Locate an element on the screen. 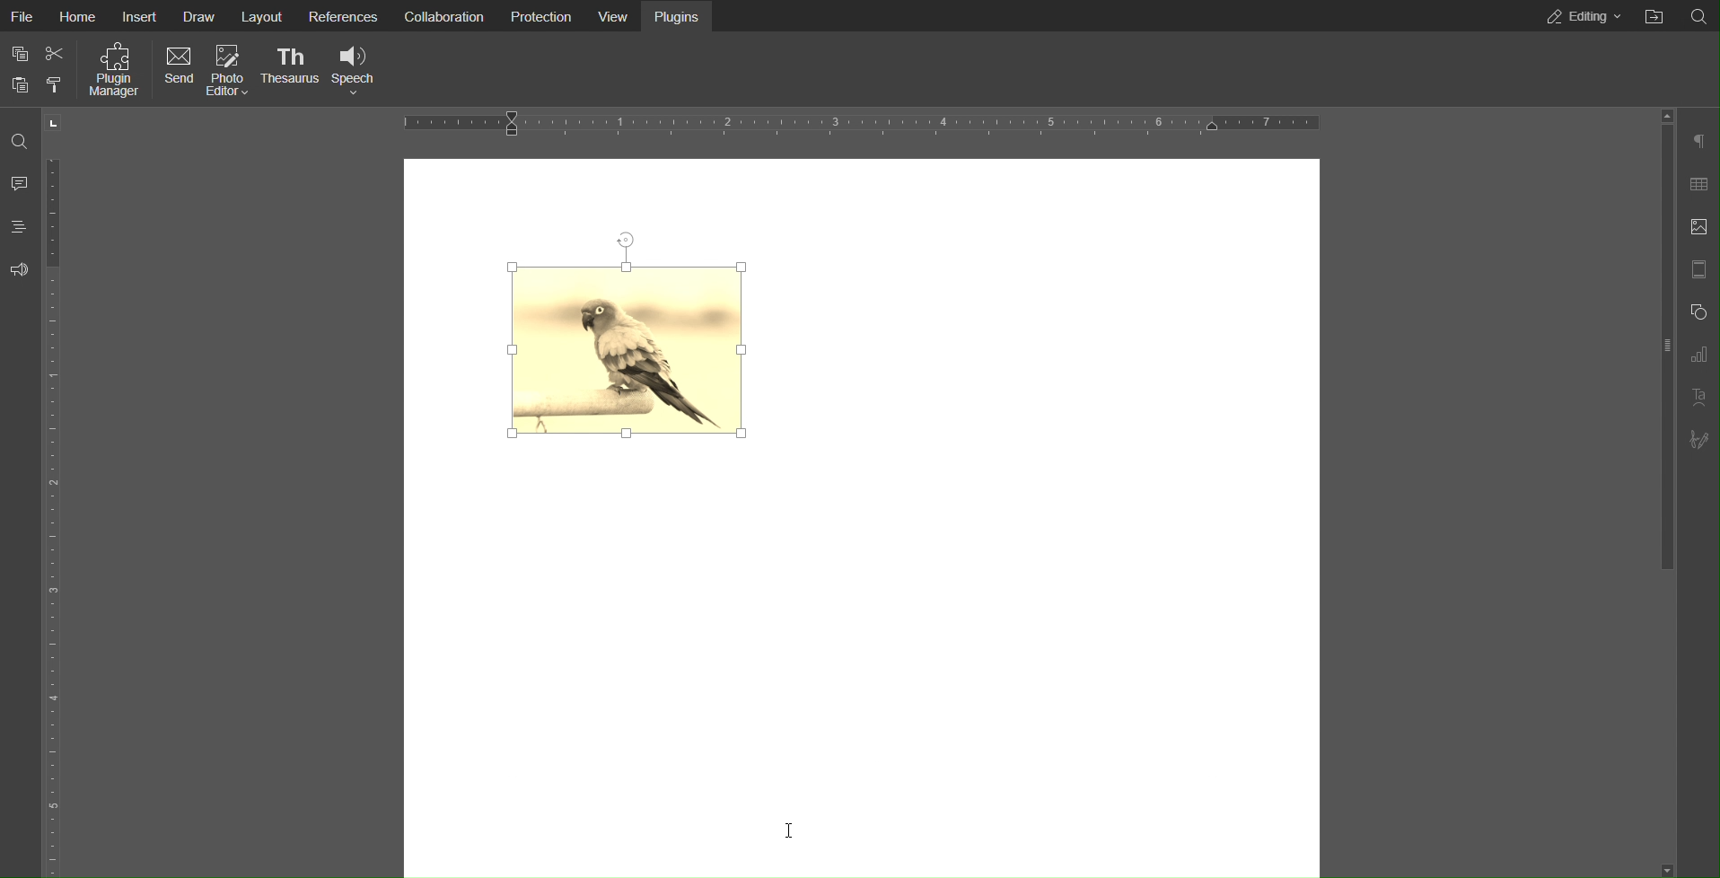 This screenshot has width=1720, height=878. Image Settings is located at coordinates (1698, 228).